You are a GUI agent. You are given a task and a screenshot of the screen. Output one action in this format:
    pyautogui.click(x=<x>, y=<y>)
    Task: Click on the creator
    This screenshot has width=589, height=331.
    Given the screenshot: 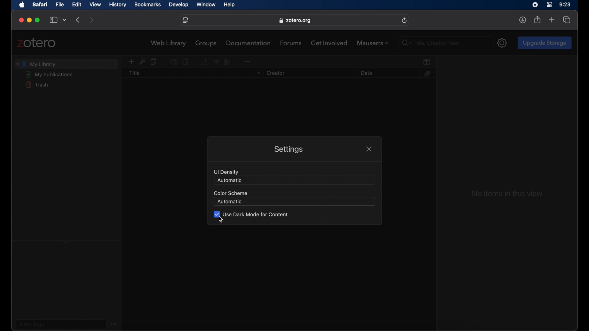 What is the action you would take?
    pyautogui.click(x=275, y=73)
    